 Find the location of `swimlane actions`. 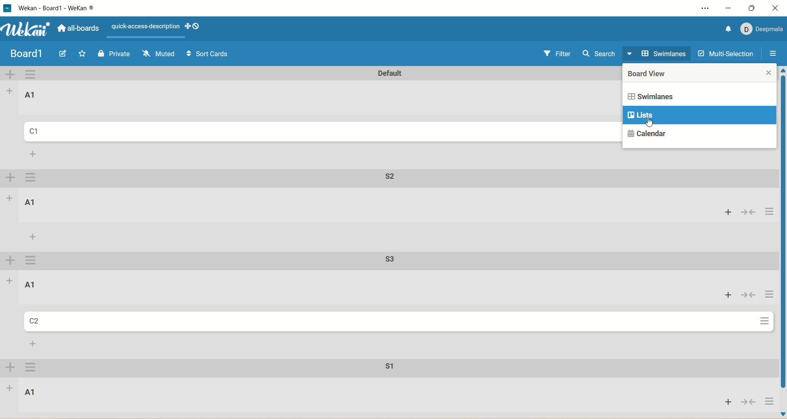

swimlane actions is located at coordinates (34, 75).